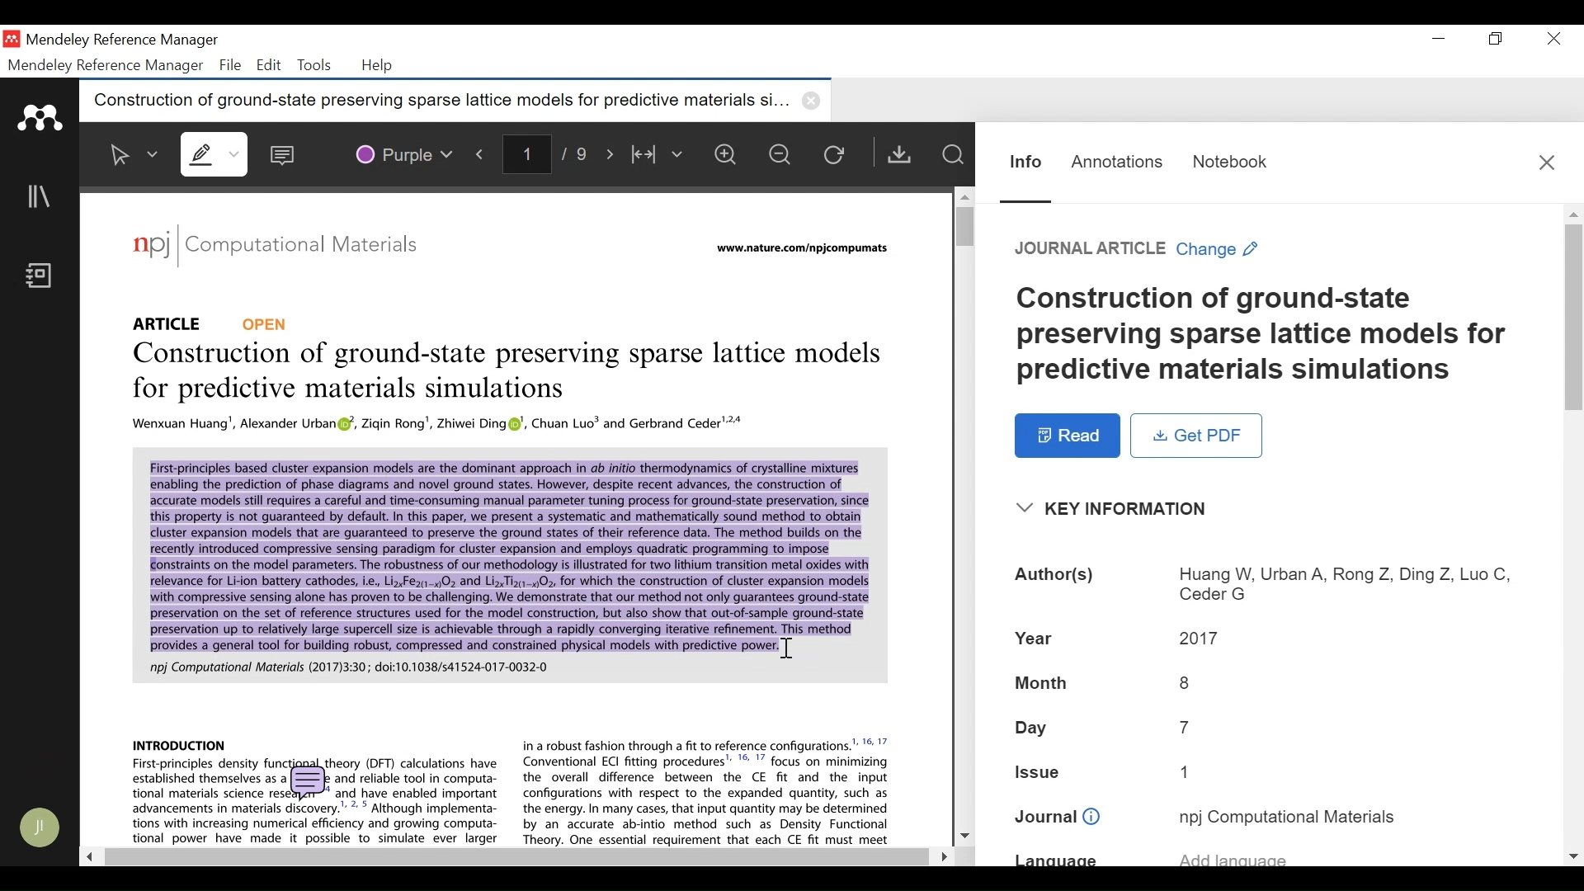 The width and height of the screenshot is (1584, 891). I want to click on Scroll up, so click(1573, 214).